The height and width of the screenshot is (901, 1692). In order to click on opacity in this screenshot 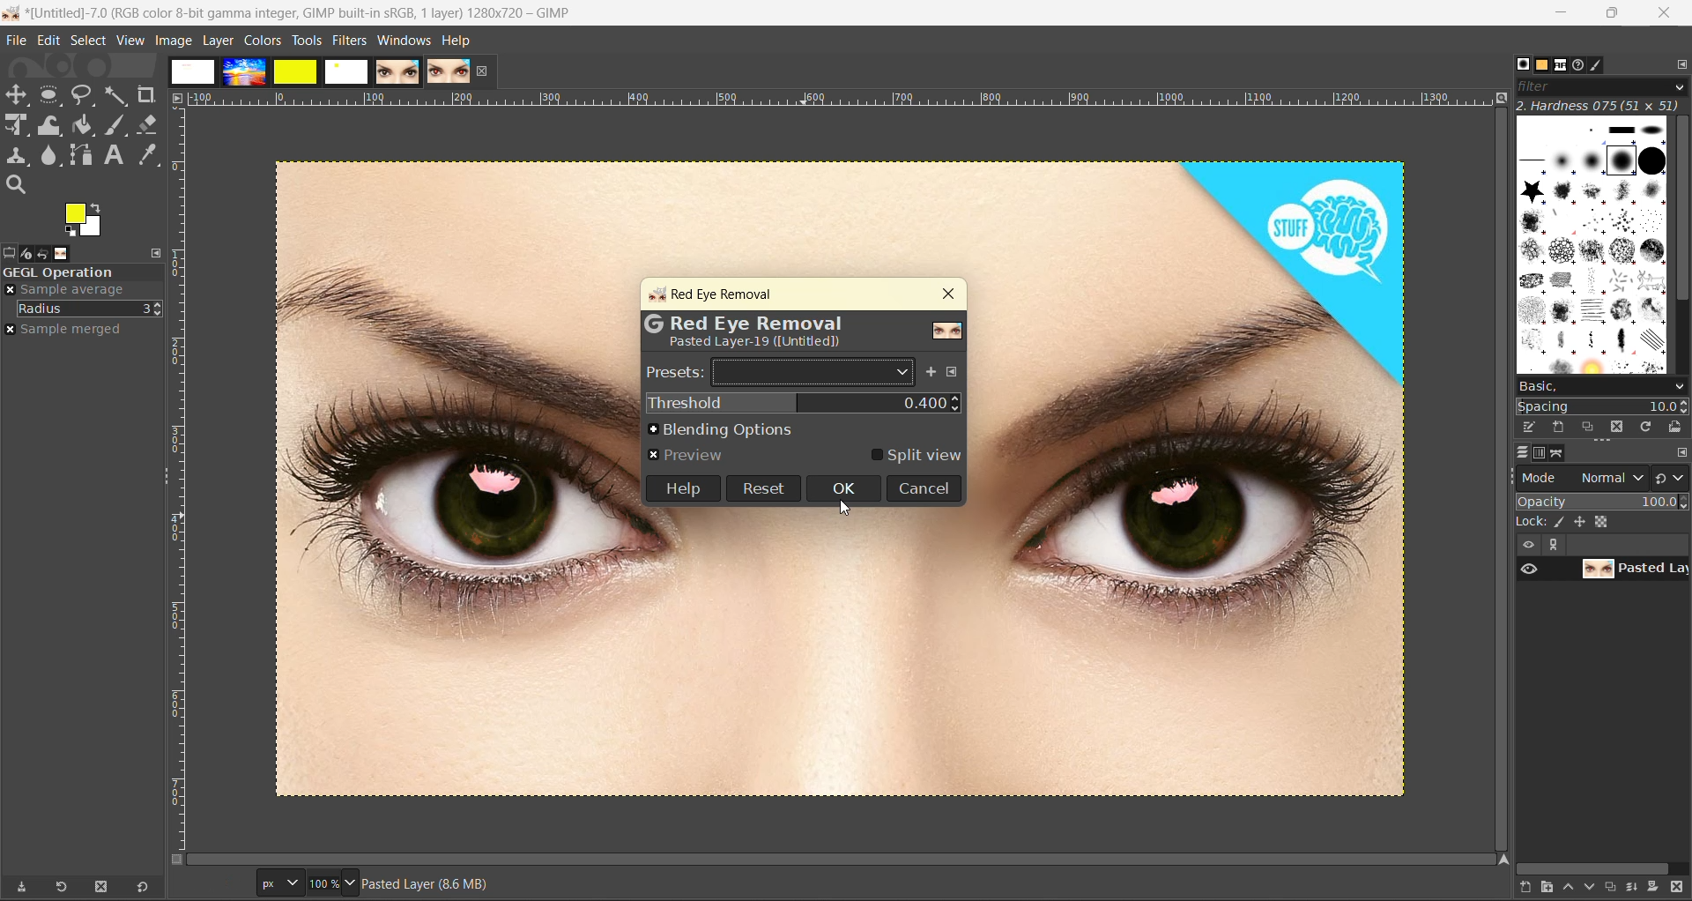, I will do `click(1602, 502)`.